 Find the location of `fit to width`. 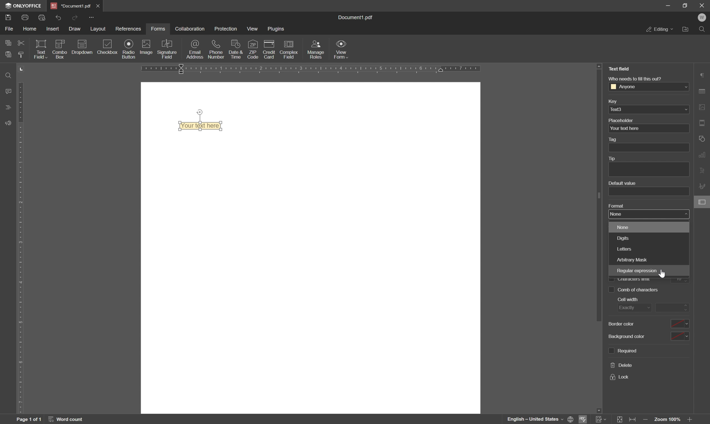

fit to width is located at coordinates (634, 420).